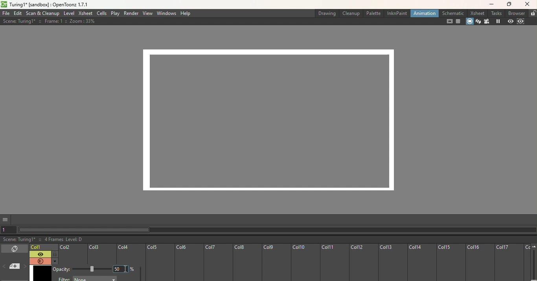 Image resolution: width=537 pixels, height=281 pixels. I want to click on Scan & Cleanup, so click(43, 13).